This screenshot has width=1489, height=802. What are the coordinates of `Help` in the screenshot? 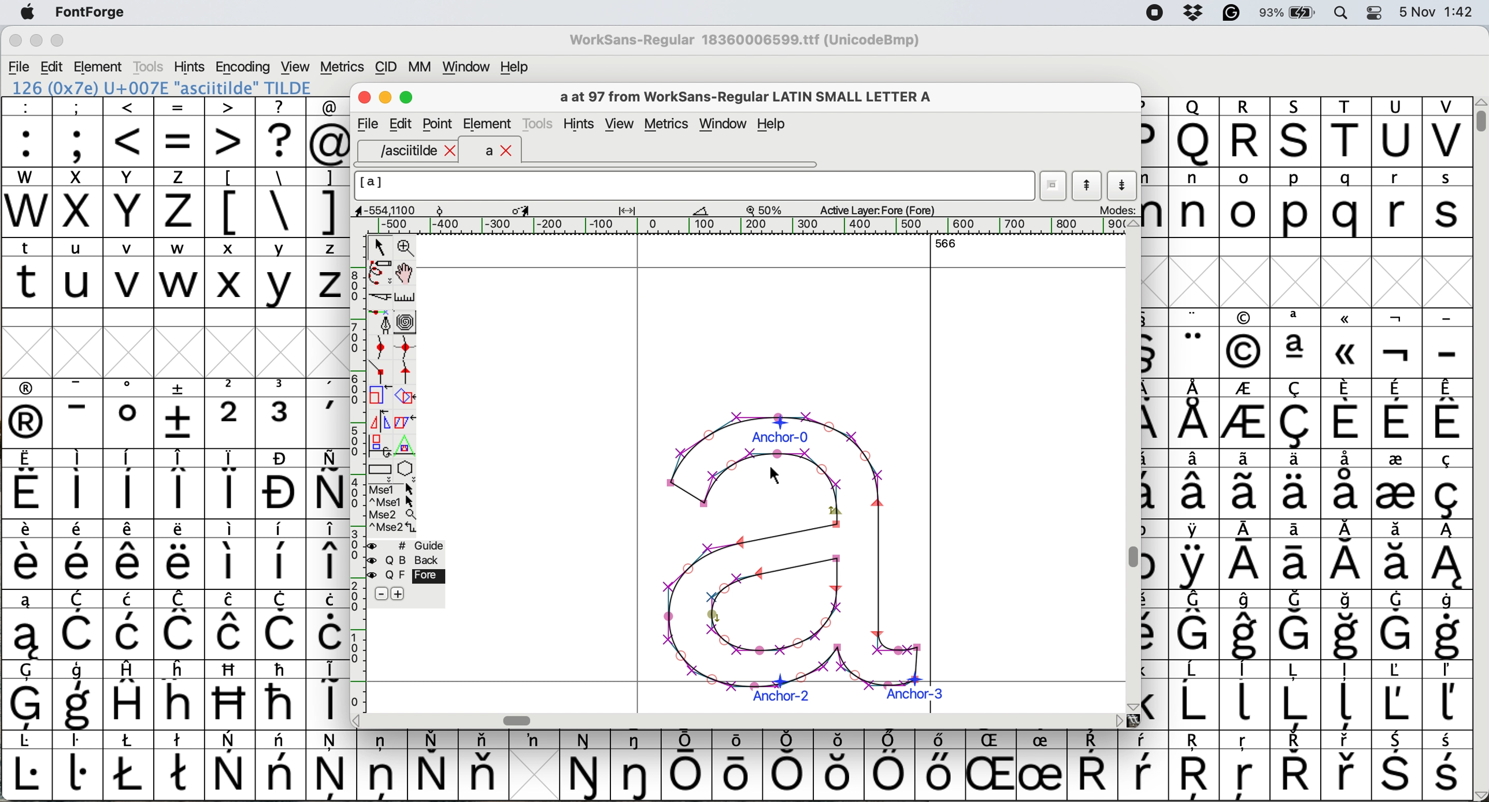 It's located at (771, 125).